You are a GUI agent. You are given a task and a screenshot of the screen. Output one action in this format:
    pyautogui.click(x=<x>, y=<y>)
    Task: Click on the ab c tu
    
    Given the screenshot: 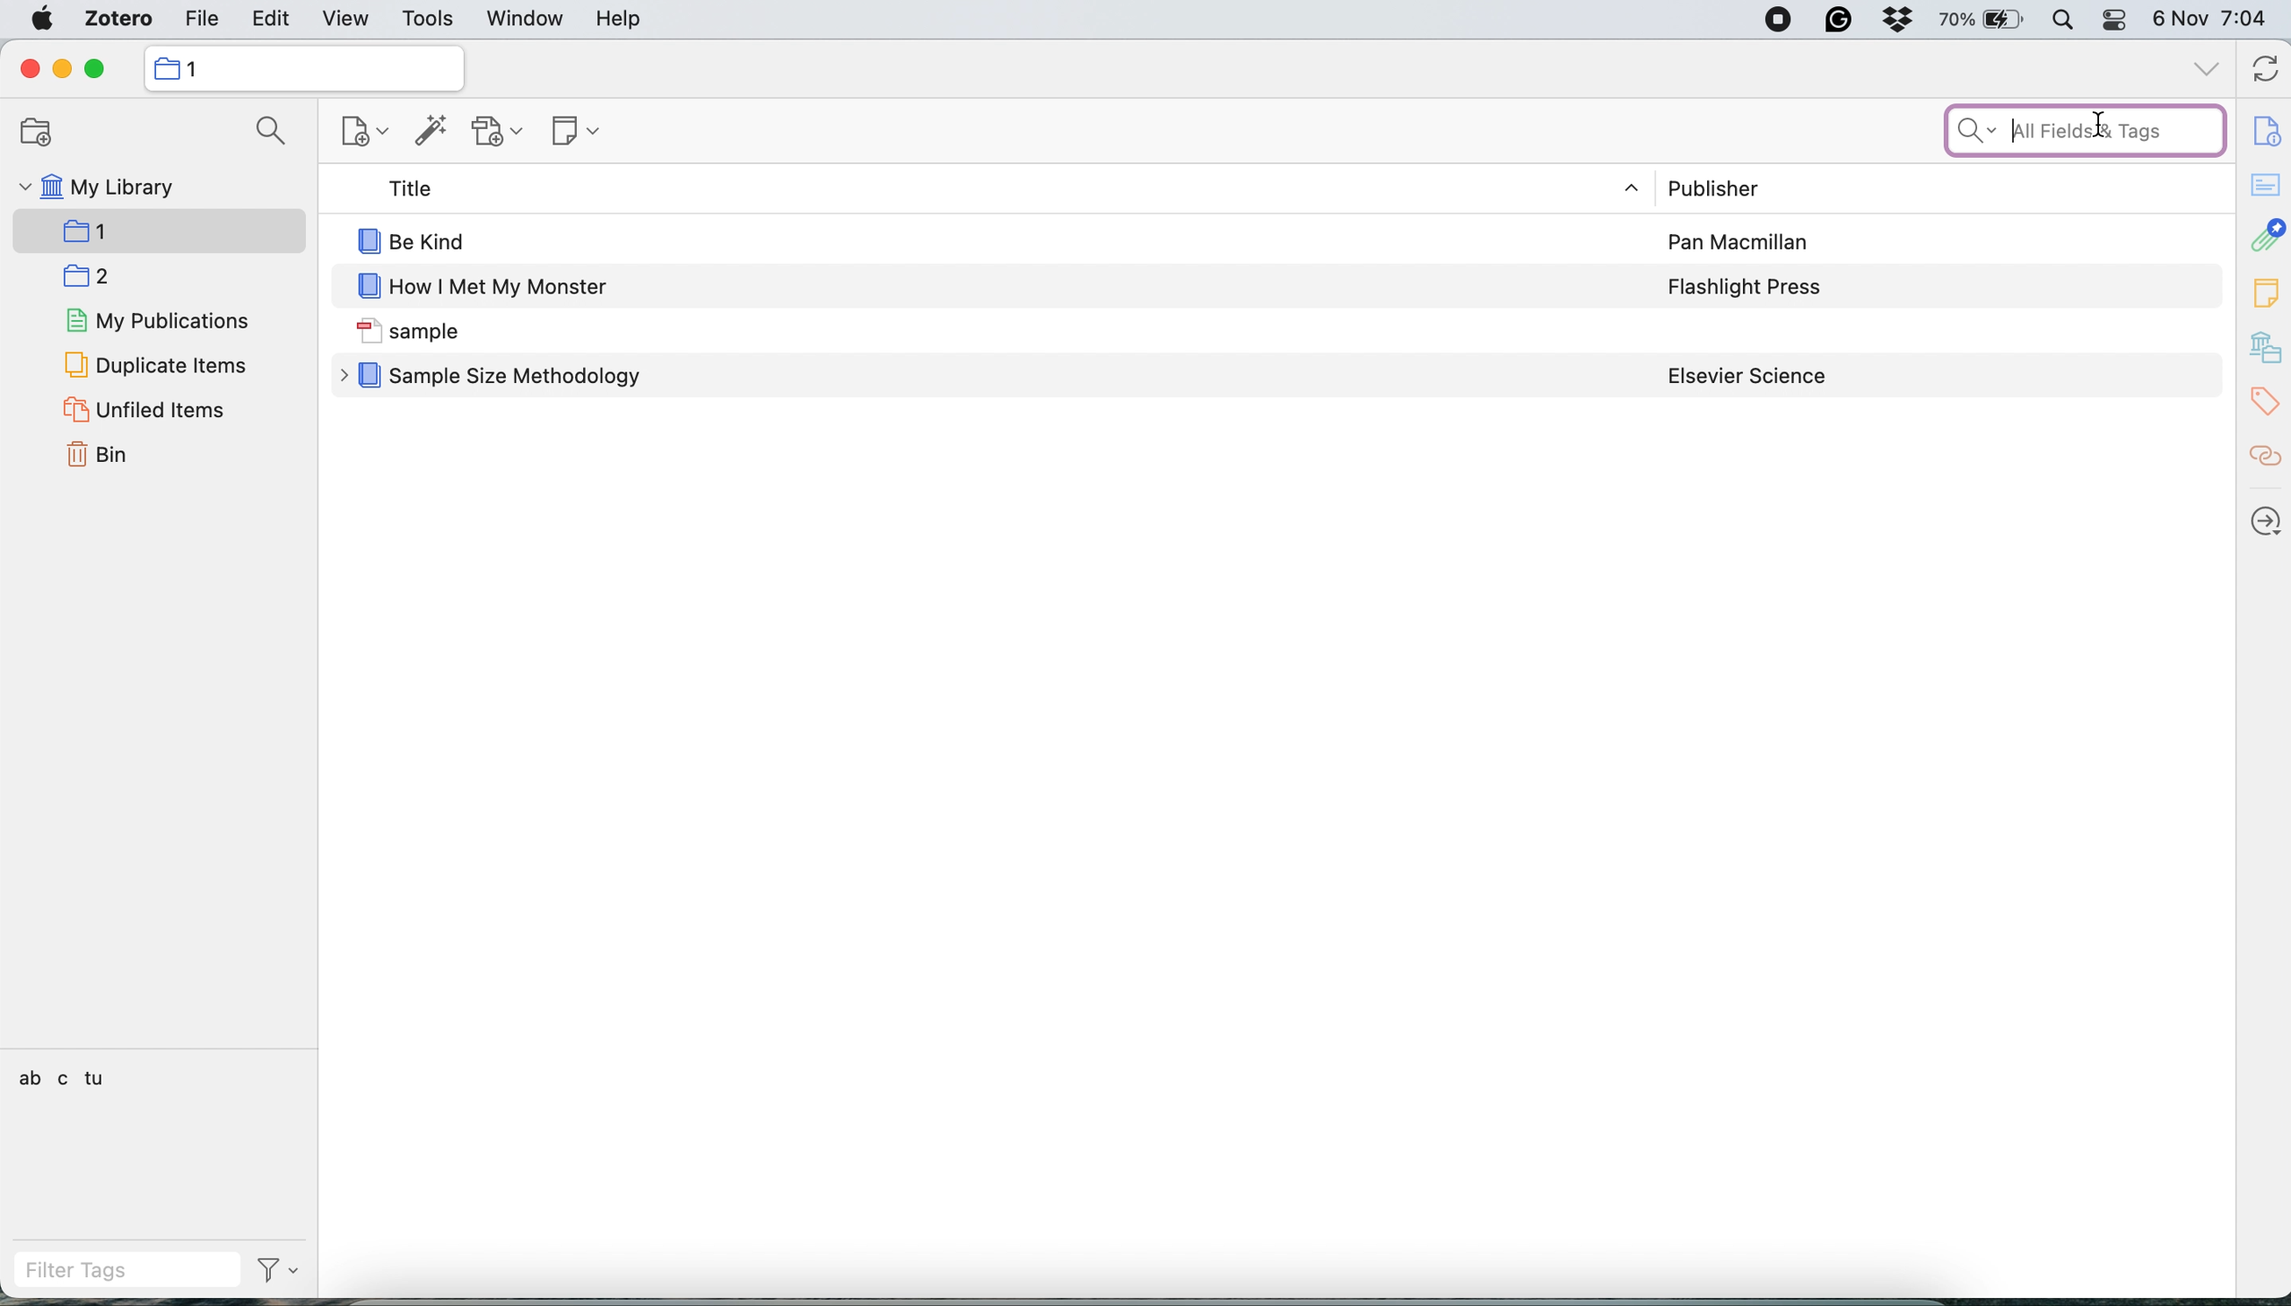 What is the action you would take?
    pyautogui.click(x=64, y=1077)
    